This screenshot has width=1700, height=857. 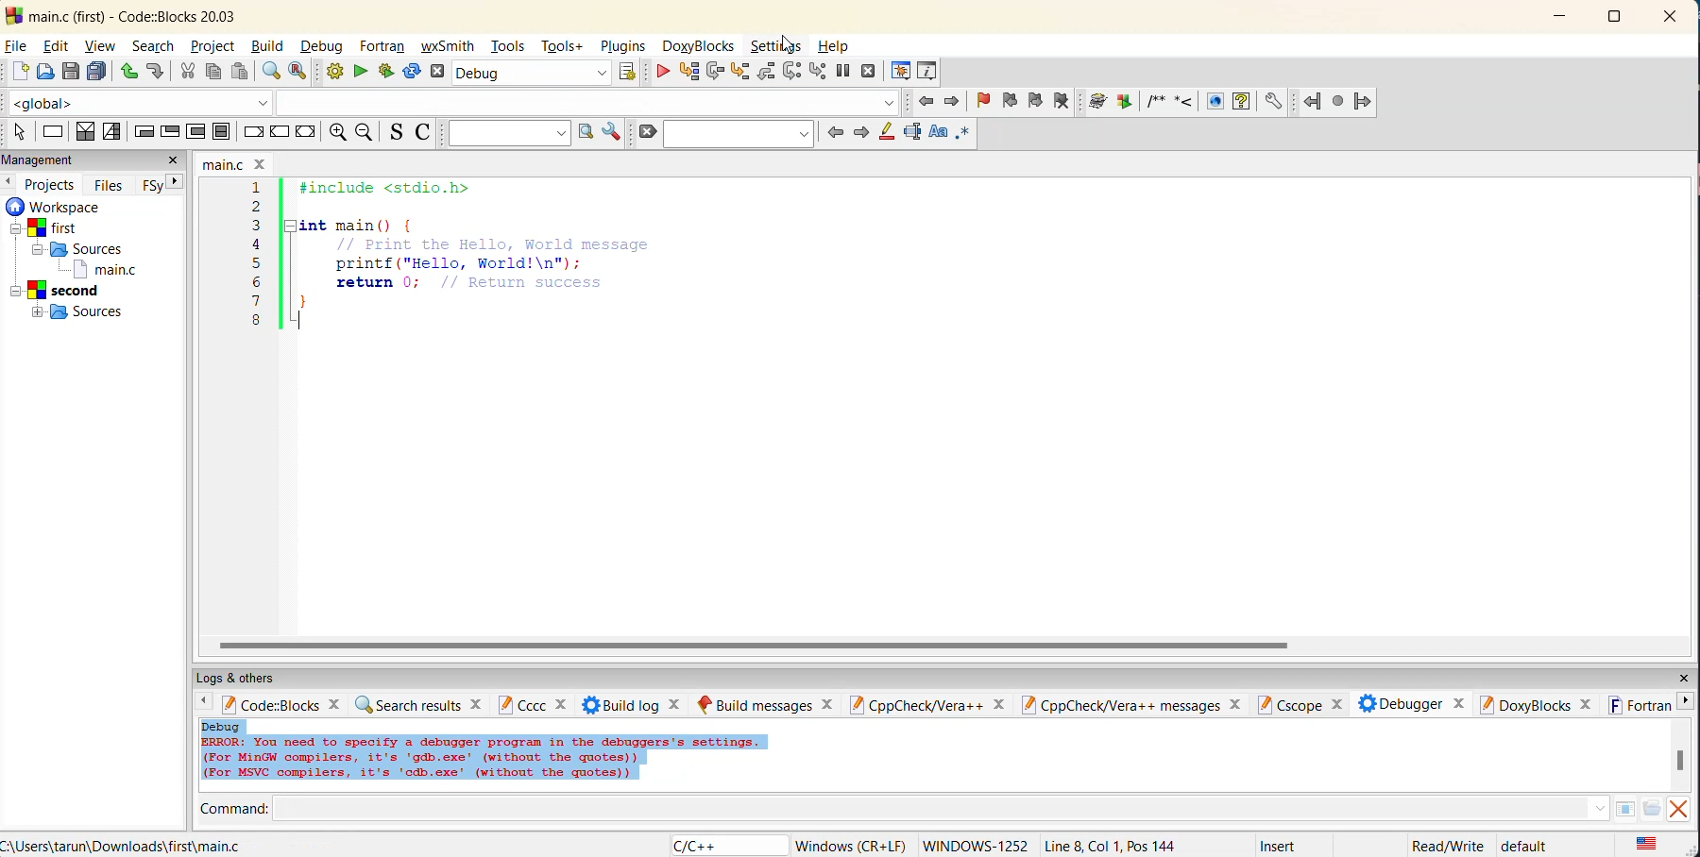 I want to click on Cursor, so click(x=793, y=44).